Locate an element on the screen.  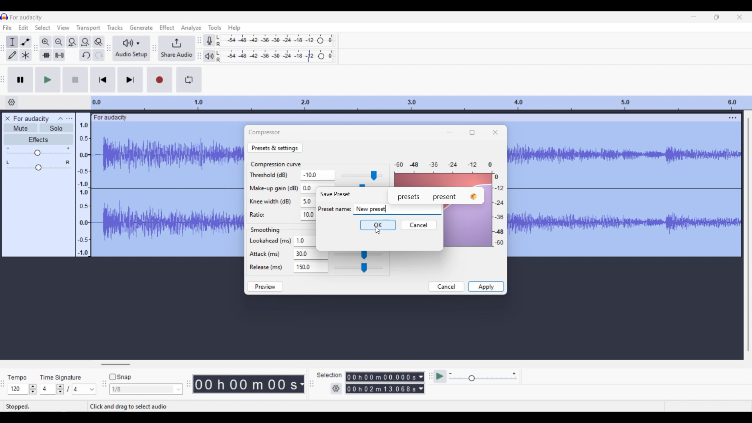
Tools is located at coordinates (215, 27).